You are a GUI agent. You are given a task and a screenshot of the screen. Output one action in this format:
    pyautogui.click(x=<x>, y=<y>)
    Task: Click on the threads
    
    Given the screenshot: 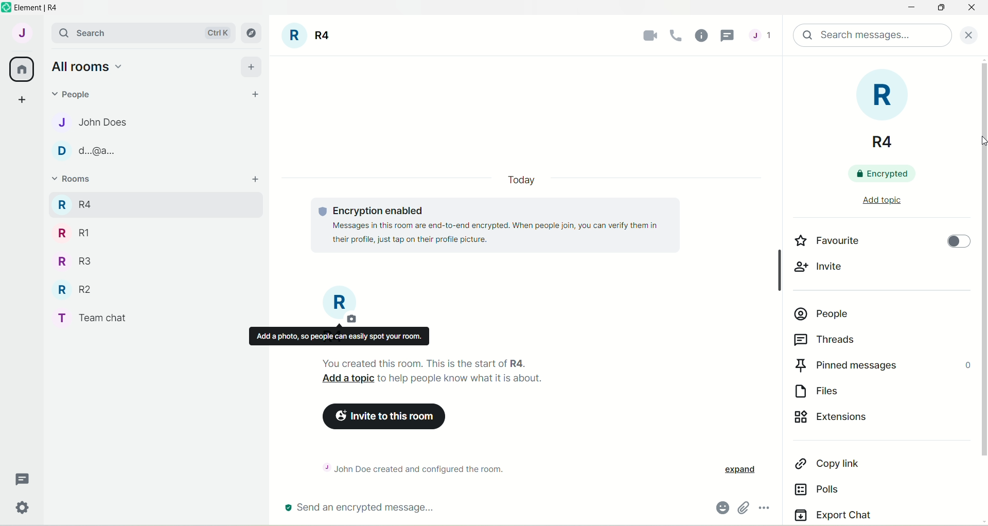 What is the action you would take?
    pyautogui.click(x=23, y=480)
    